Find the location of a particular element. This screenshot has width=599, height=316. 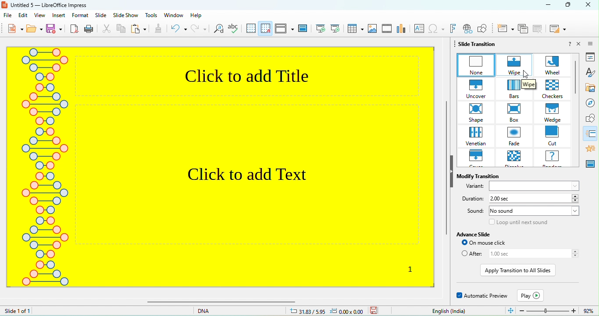

clone formatting is located at coordinates (160, 29).